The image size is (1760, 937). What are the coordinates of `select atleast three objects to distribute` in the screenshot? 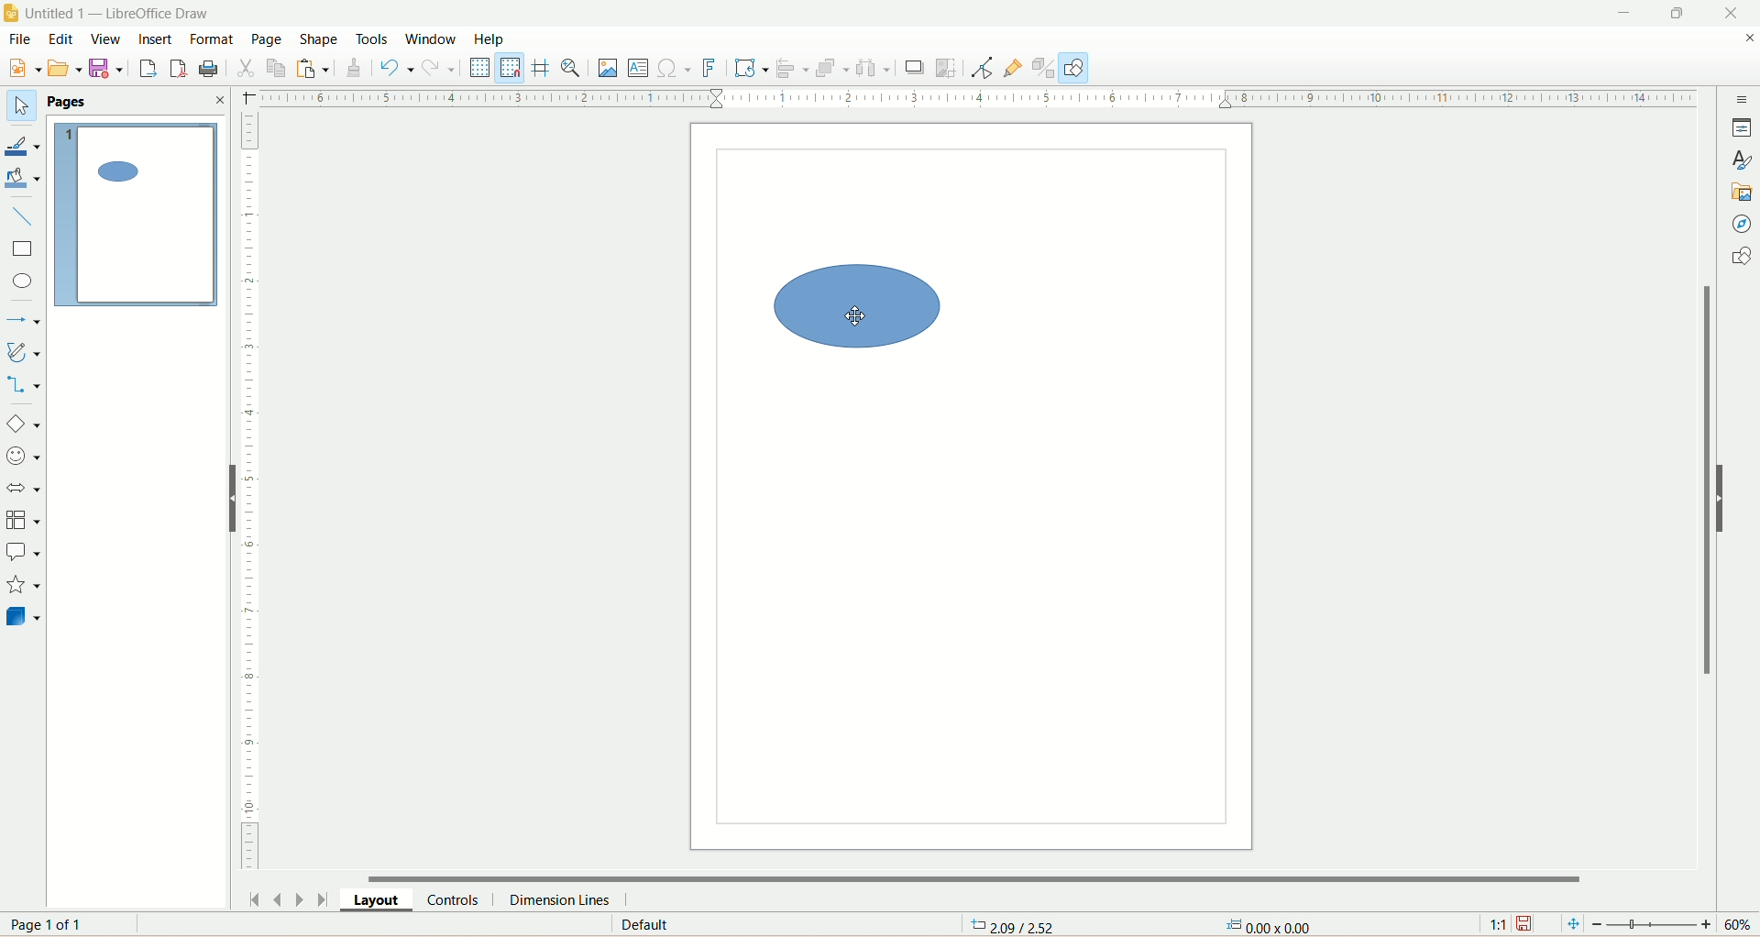 It's located at (875, 68).